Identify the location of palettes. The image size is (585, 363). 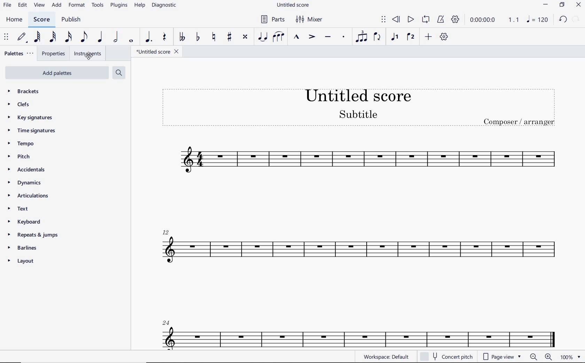
(18, 54).